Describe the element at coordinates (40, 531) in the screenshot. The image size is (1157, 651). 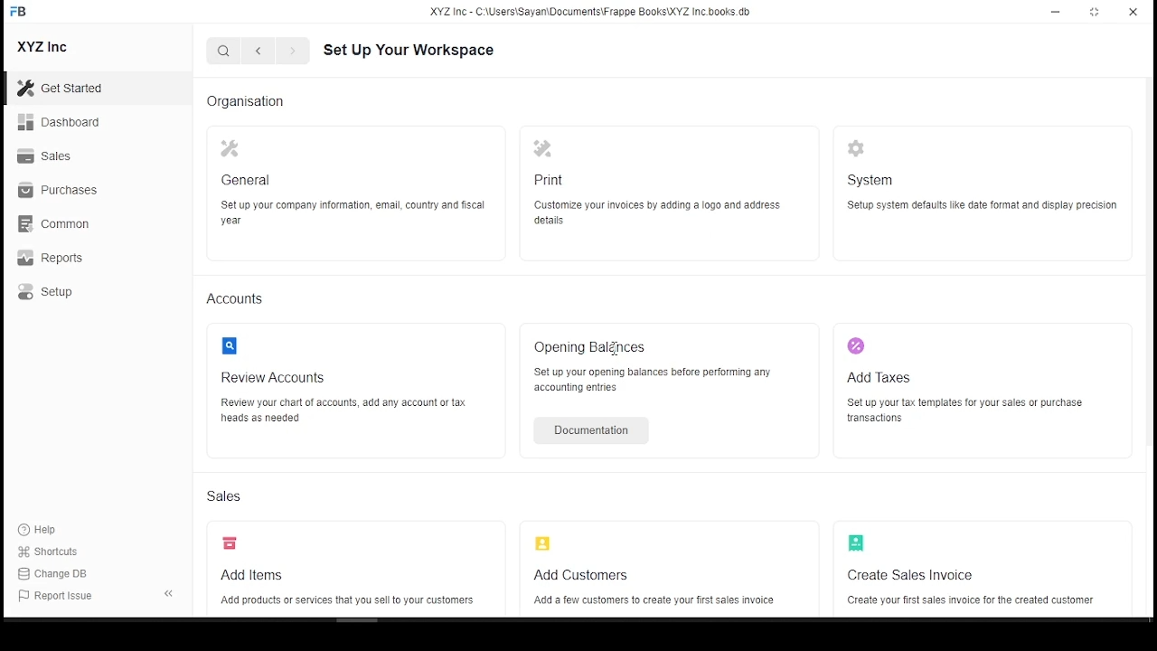
I see `Help` at that location.